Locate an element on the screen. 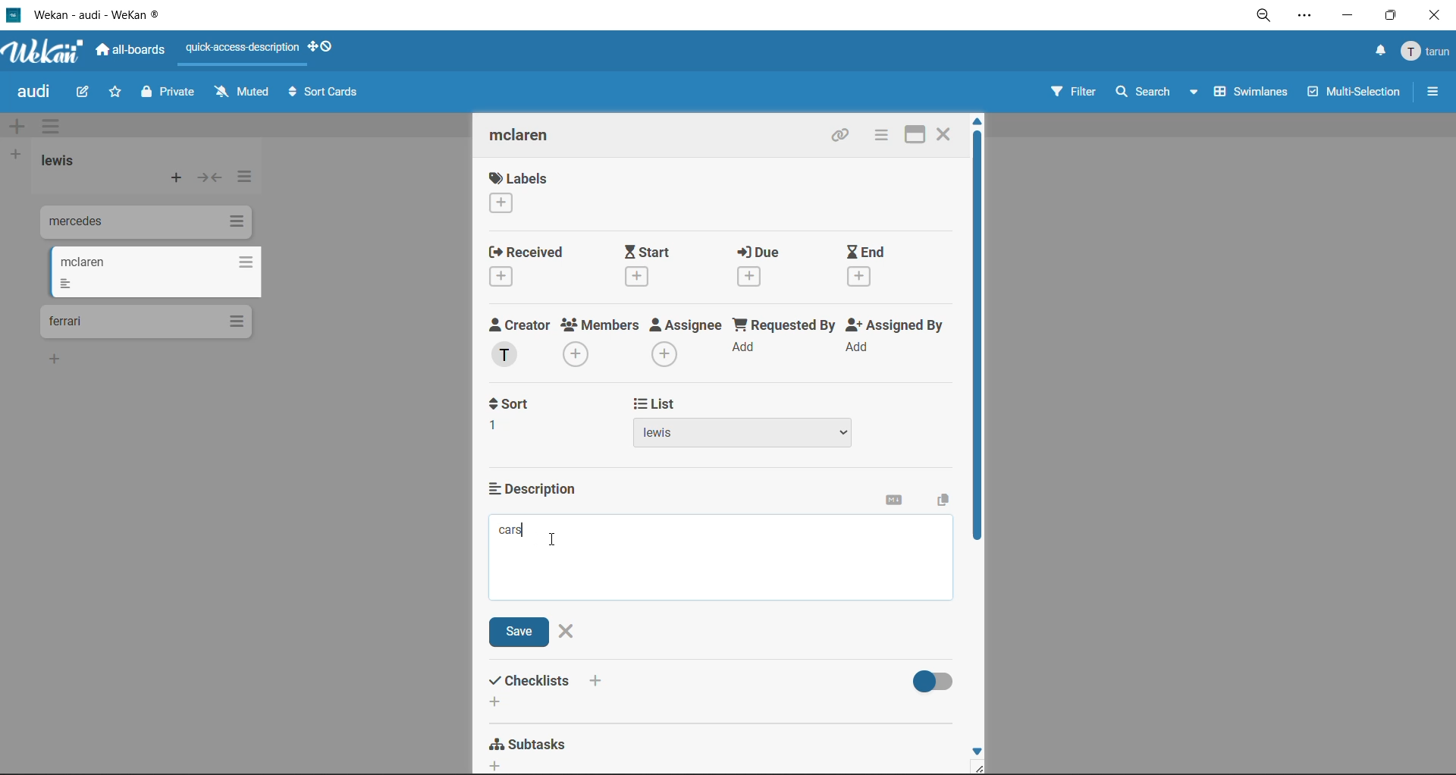  sort is located at coordinates (519, 415).